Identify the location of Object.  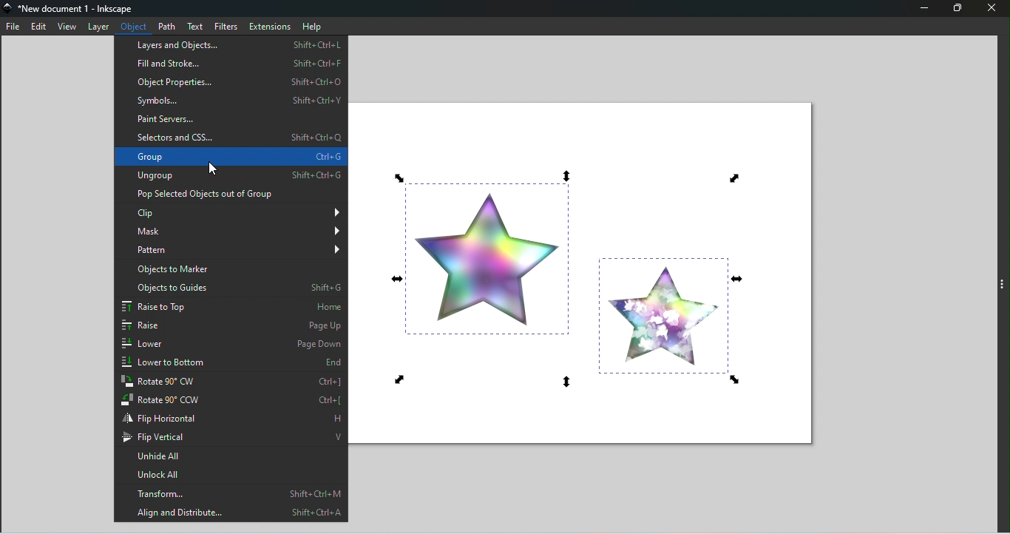
(137, 26).